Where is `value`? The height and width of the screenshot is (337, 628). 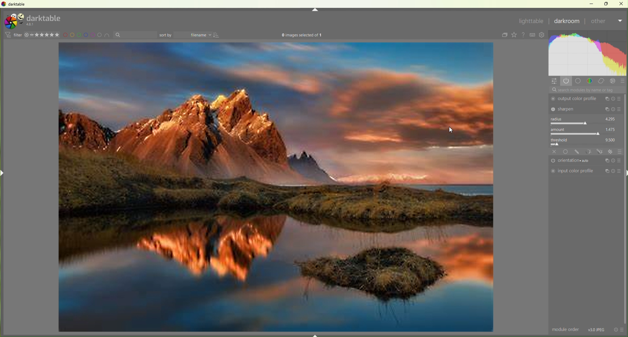
value is located at coordinates (611, 118).